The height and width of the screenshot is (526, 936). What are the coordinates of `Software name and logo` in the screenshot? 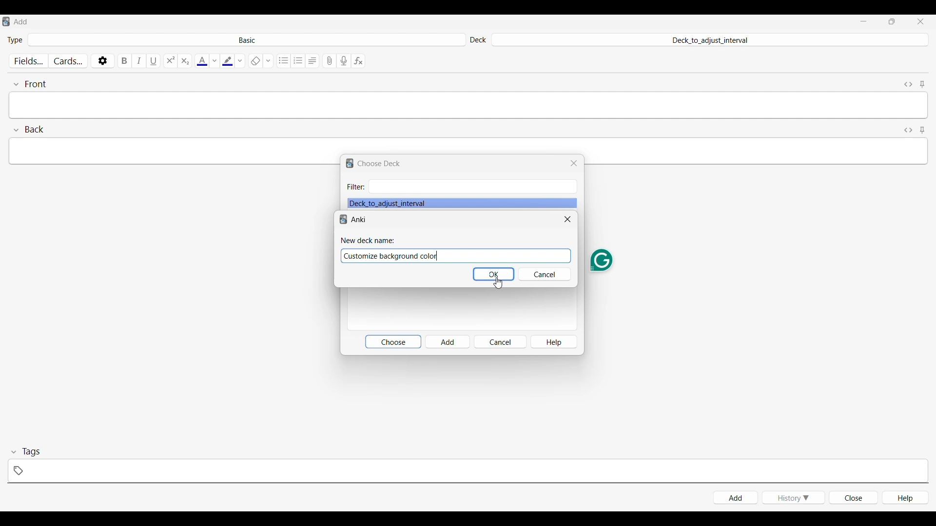 It's located at (353, 219).